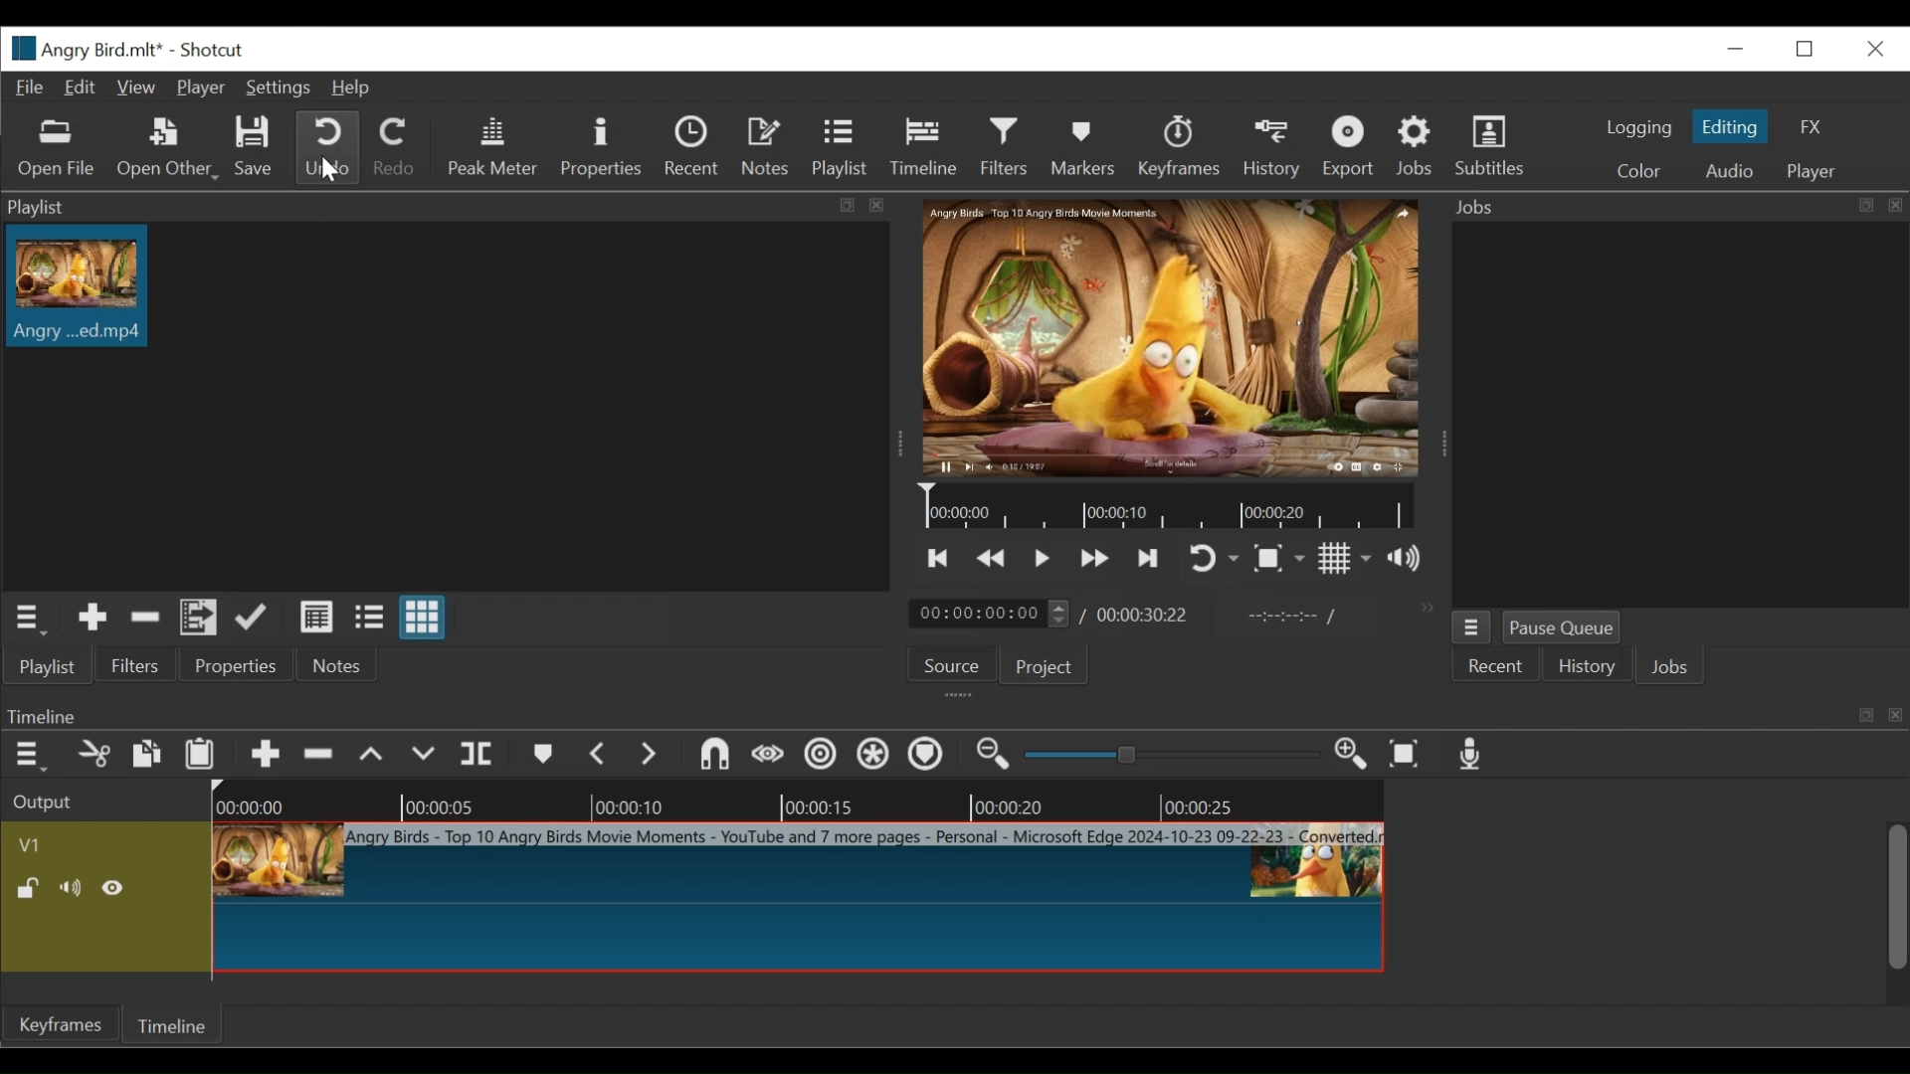 The width and height of the screenshot is (1910, 1074). I want to click on zoom timeline in, so click(1351, 754).